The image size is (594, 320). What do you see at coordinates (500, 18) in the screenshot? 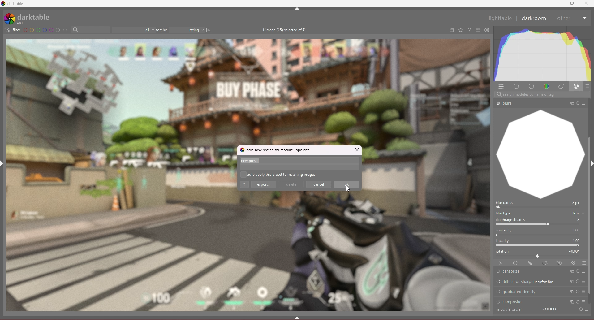
I see `` at bounding box center [500, 18].